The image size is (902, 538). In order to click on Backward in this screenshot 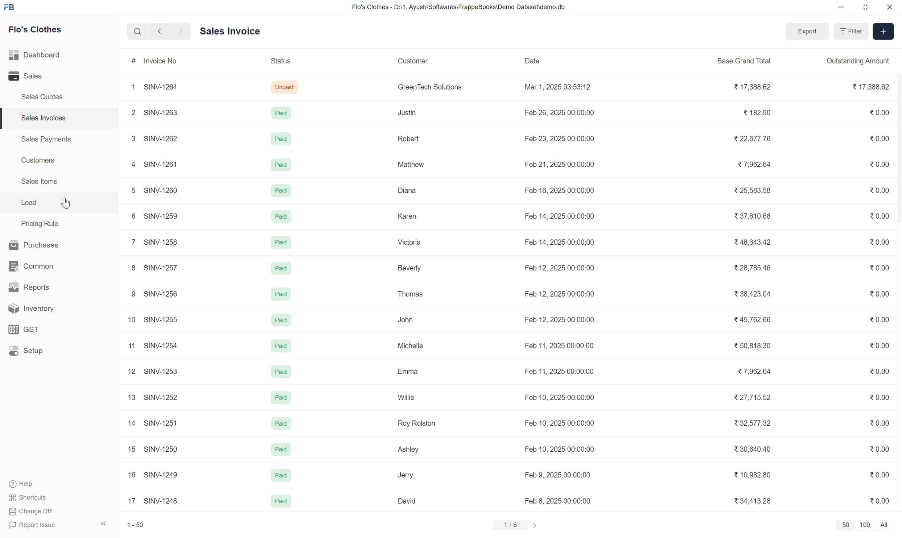, I will do `click(157, 31)`.